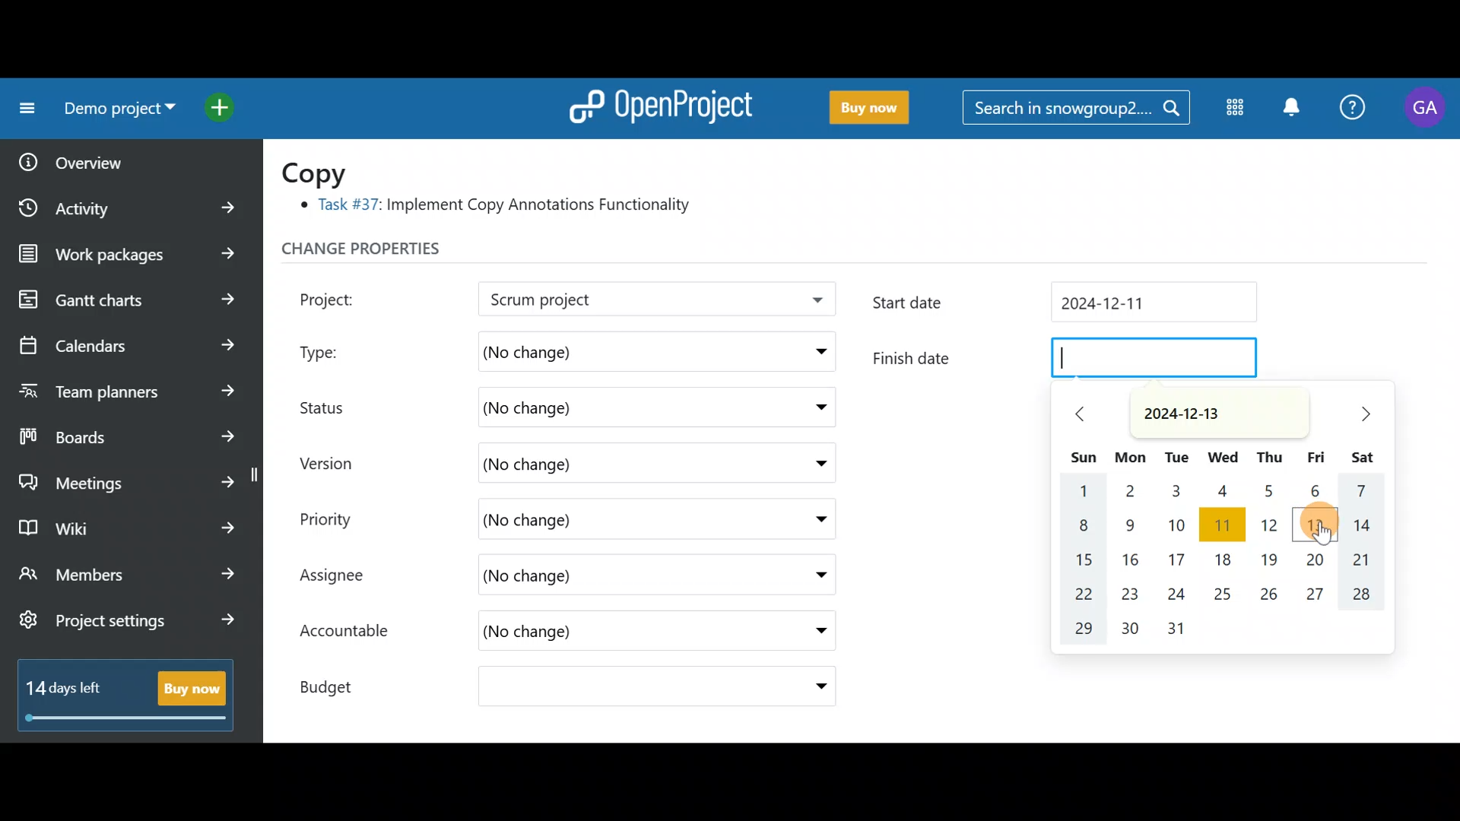 The height and width of the screenshot is (821, 1460). I want to click on Gantt charts, so click(124, 300).